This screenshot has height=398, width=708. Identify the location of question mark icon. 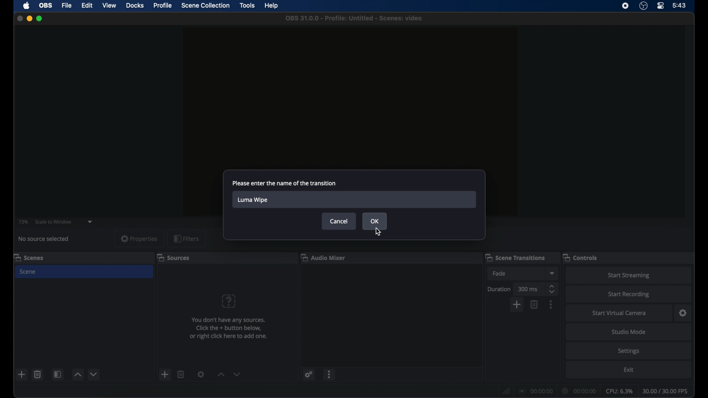
(228, 301).